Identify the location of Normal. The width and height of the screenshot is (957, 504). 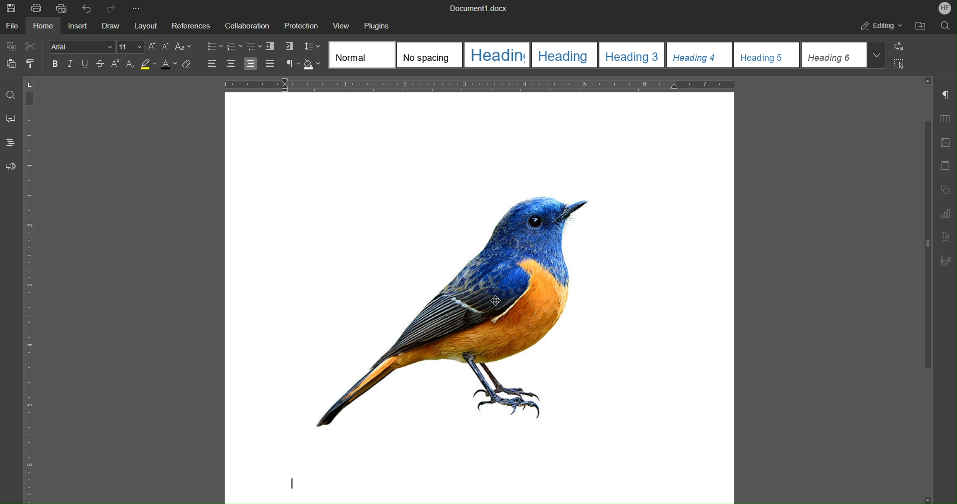
(362, 55).